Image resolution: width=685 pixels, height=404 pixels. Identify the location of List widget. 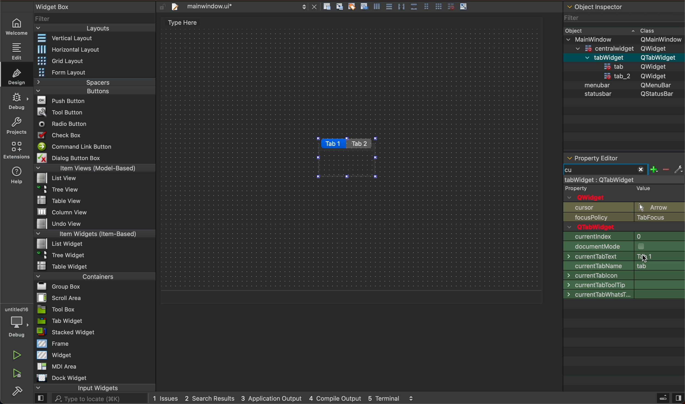
(57, 244).